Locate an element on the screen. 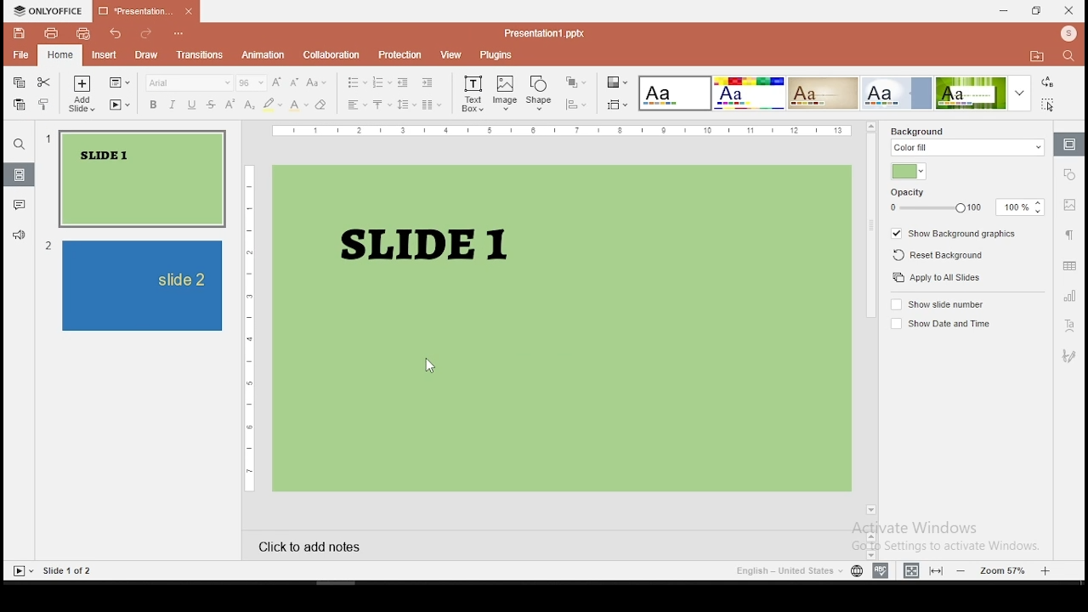  fill color is located at coordinates (908, 172).